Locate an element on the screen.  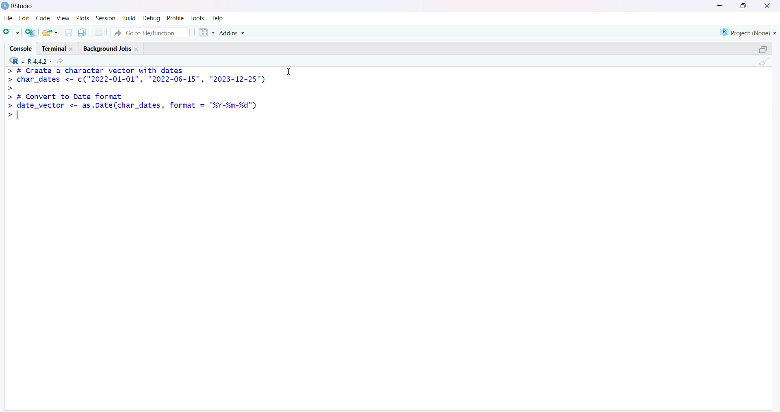
Terminal is located at coordinates (58, 47).